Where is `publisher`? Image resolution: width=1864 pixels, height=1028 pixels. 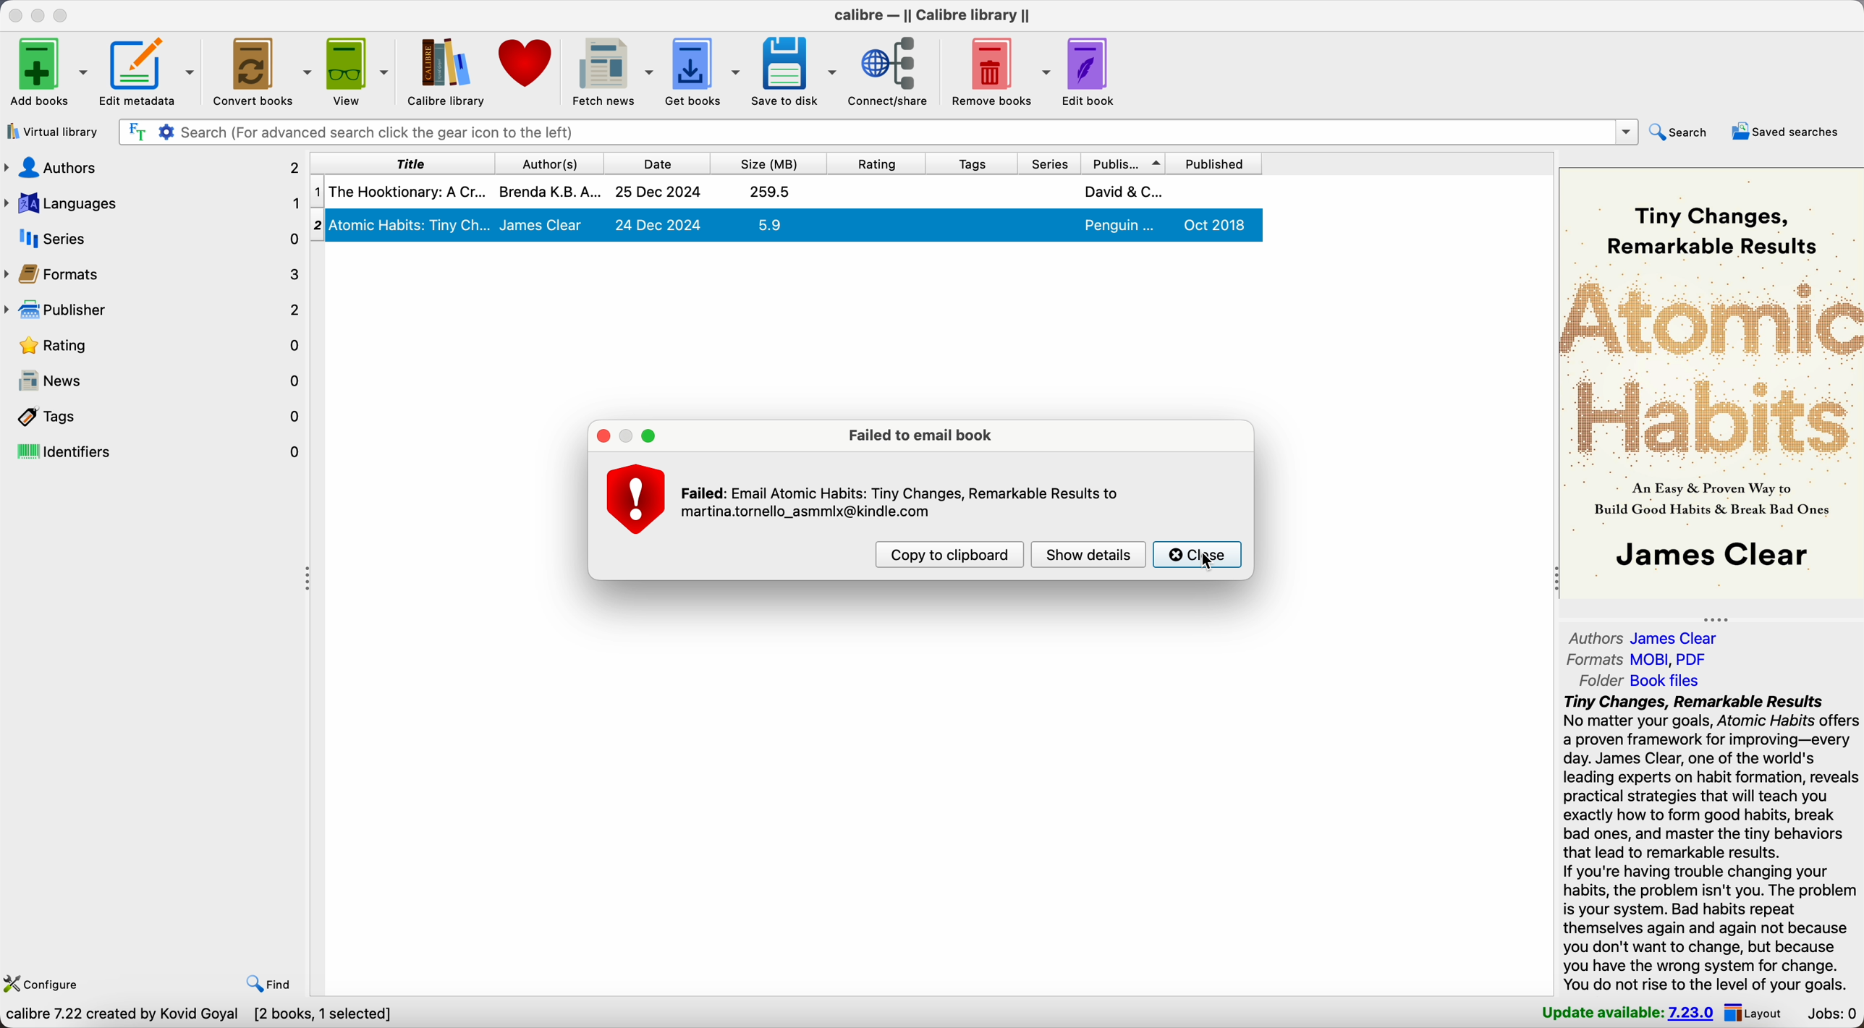 publisher is located at coordinates (1127, 161).